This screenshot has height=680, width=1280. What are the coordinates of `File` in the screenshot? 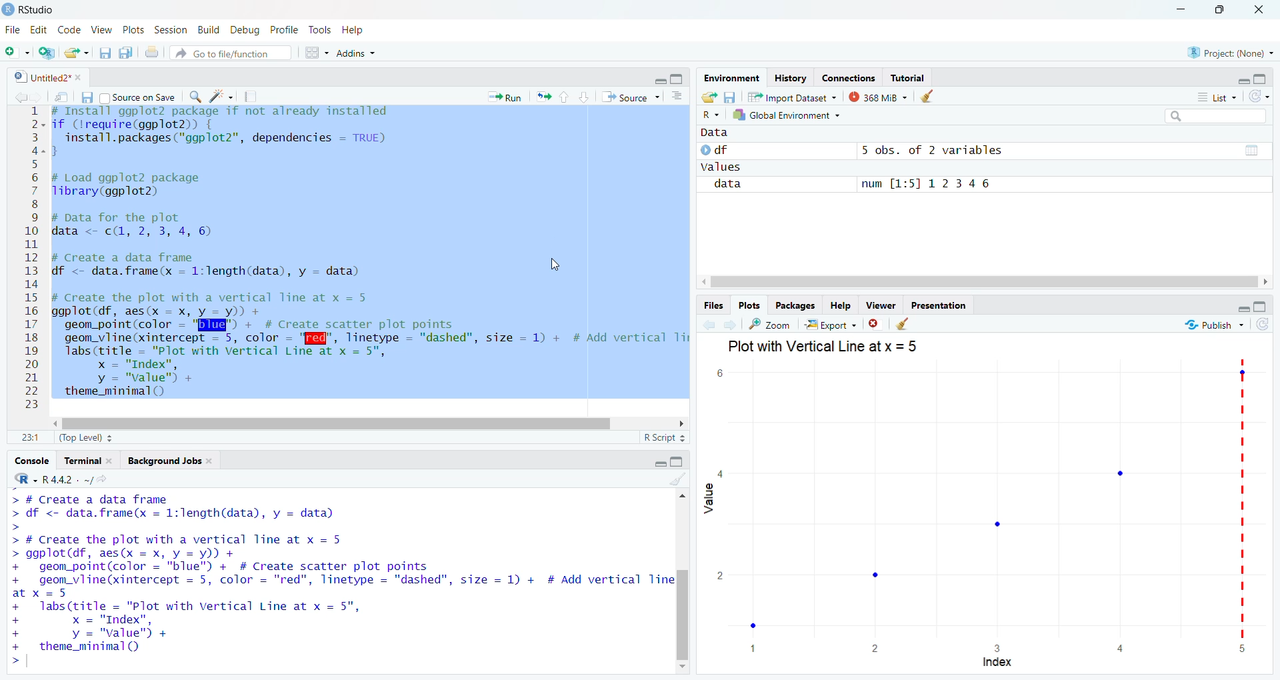 It's located at (13, 29).